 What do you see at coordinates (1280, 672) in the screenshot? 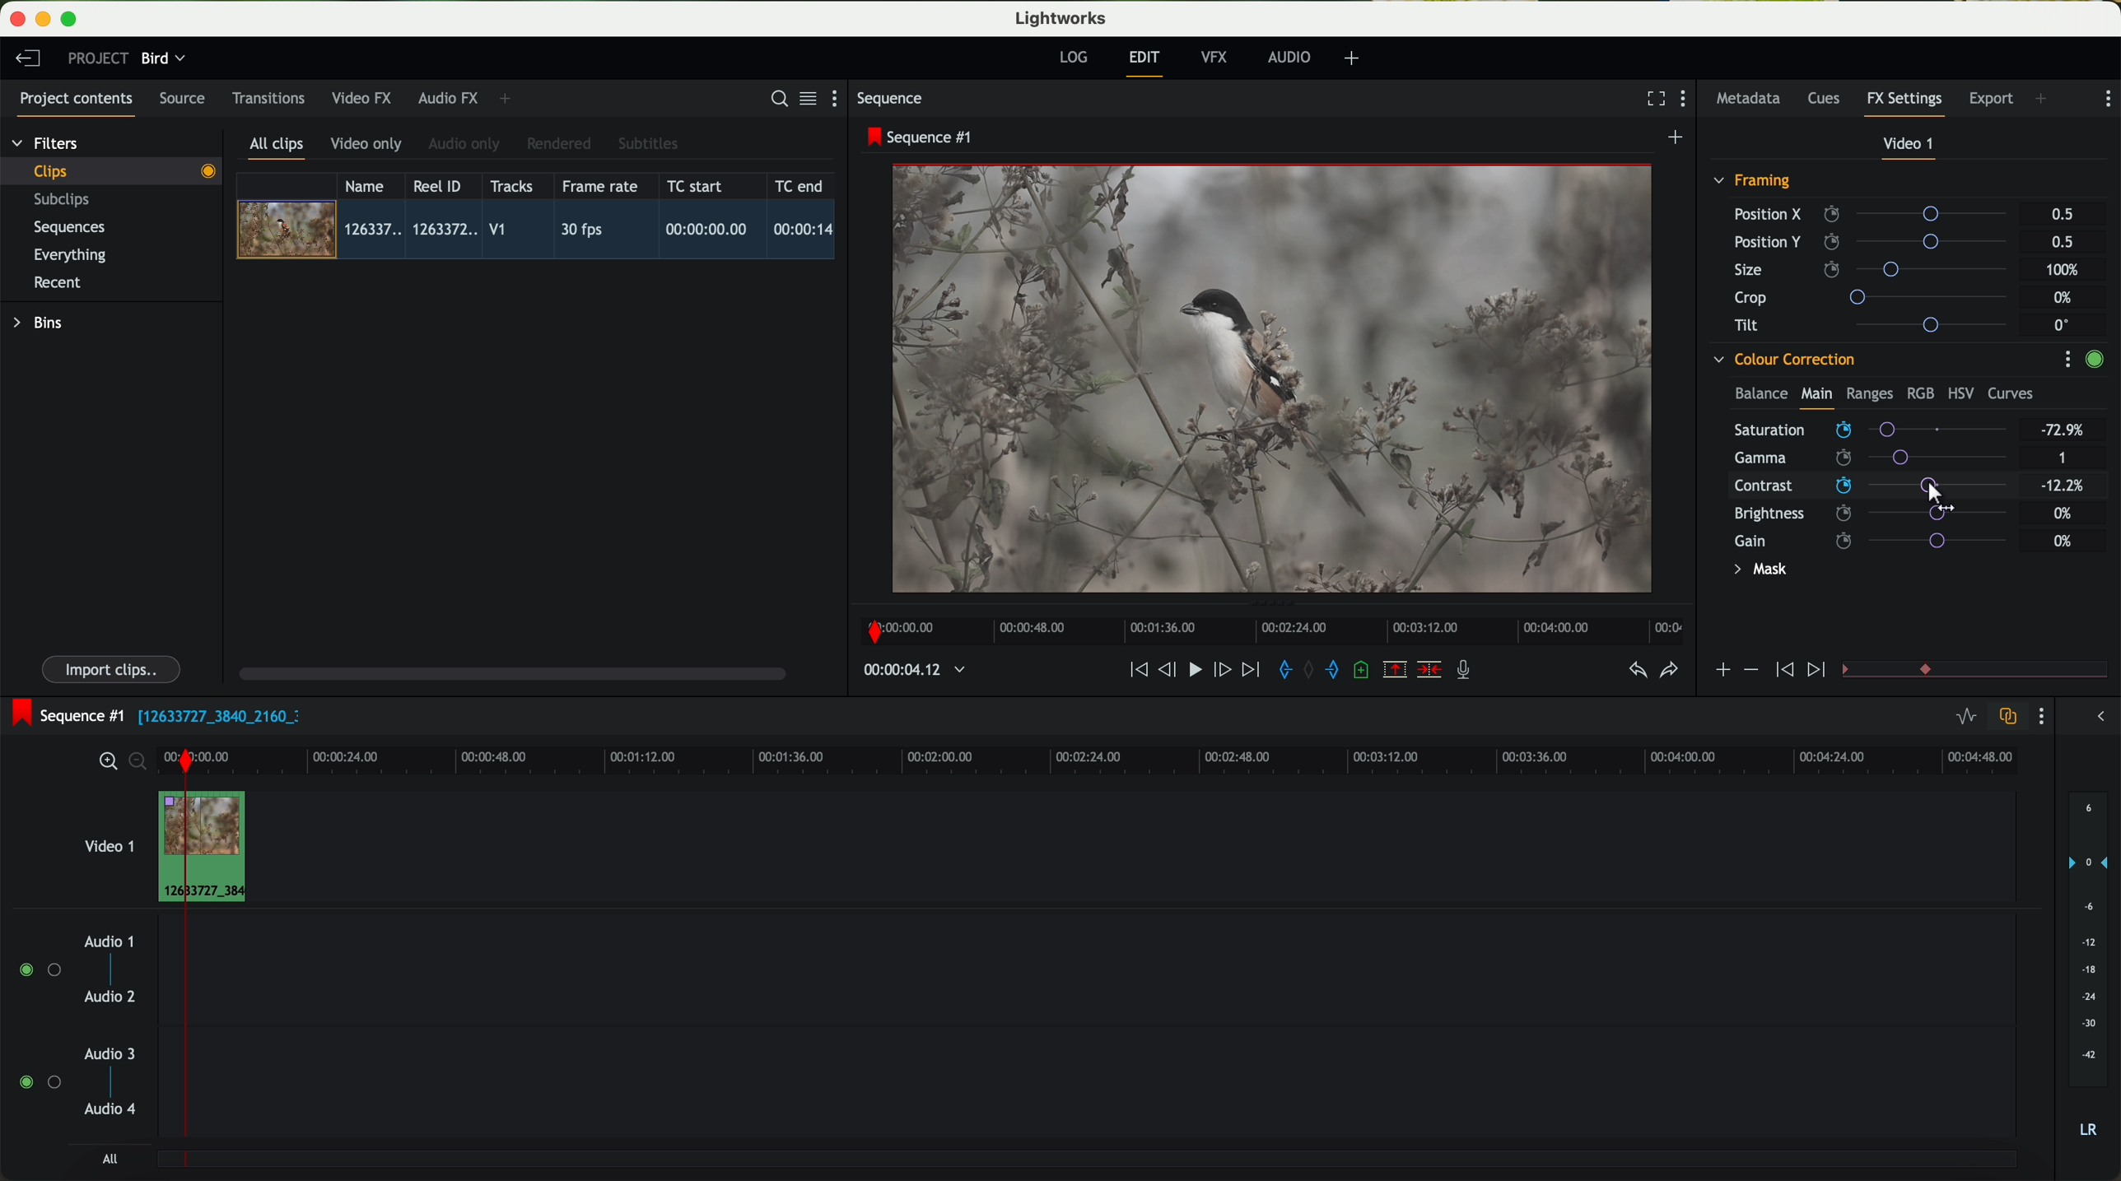
I see `add 'in' mark` at bounding box center [1280, 672].